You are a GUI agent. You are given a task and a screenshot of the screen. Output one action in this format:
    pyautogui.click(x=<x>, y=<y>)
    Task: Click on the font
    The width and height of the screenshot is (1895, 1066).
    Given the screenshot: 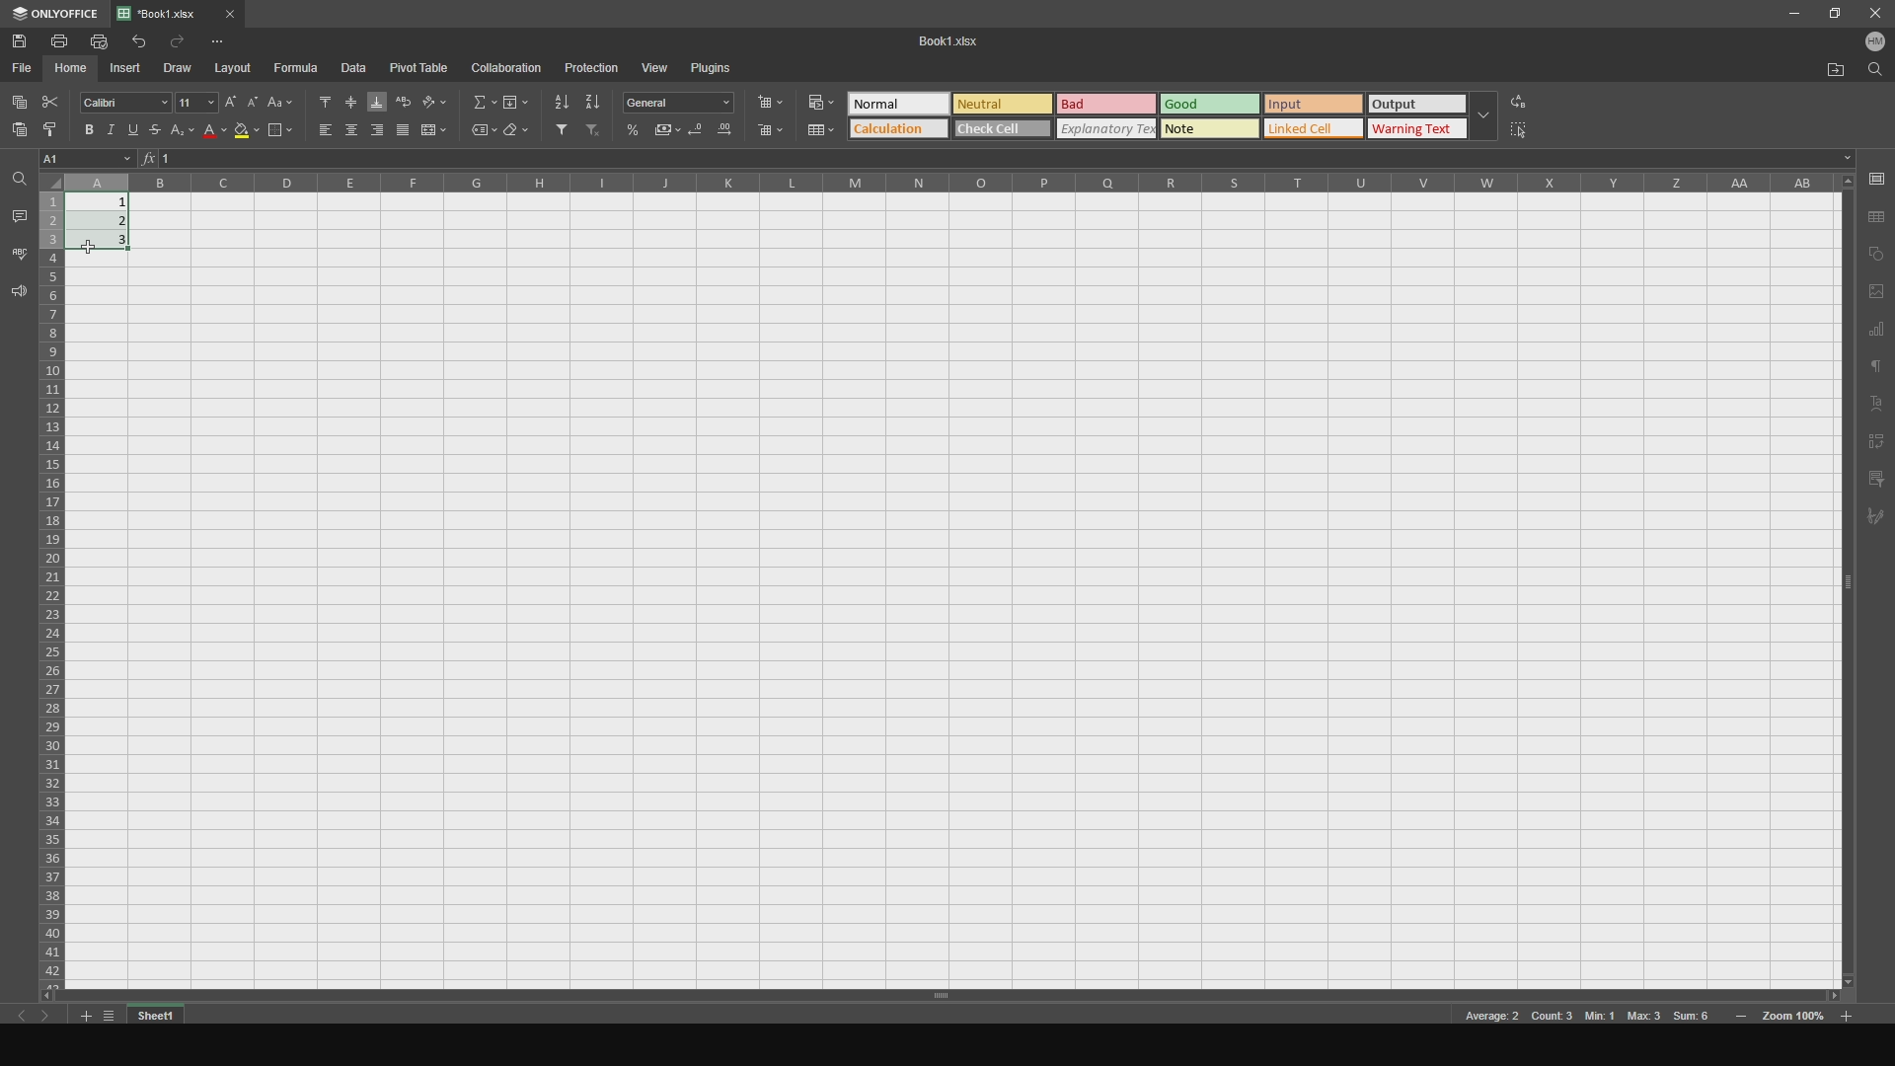 What is the action you would take?
    pyautogui.click(x=122, y=102)
    